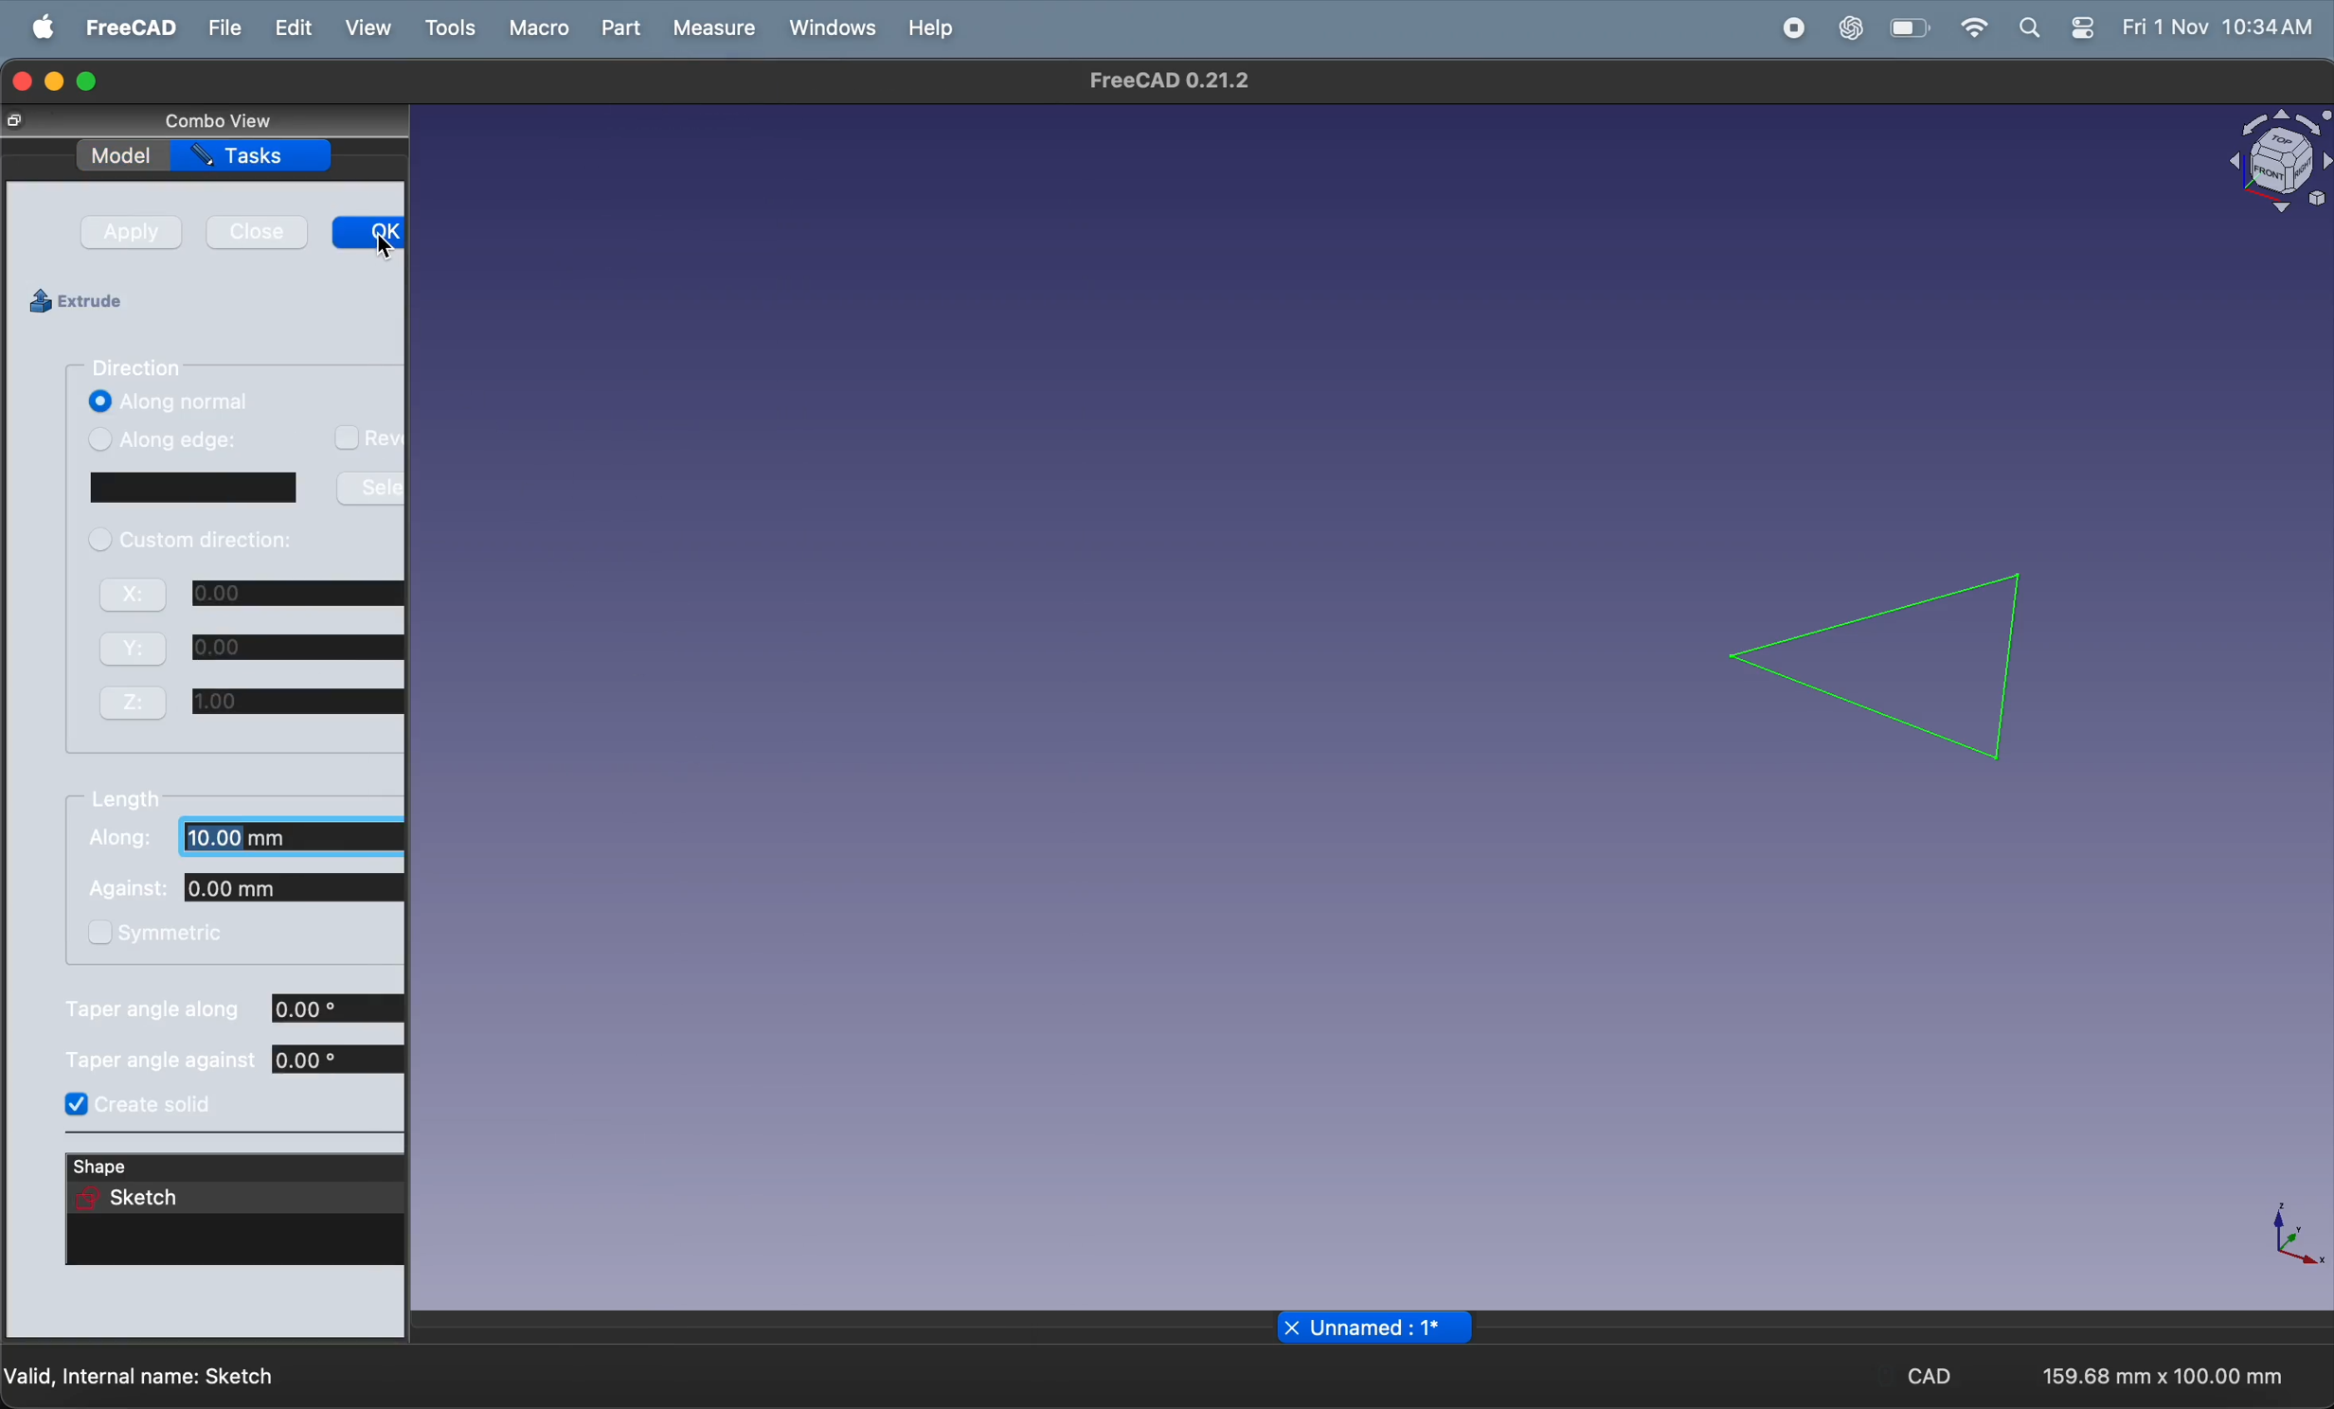  What do you see at coordinates (43, 302) in the screenshot?
I see `icon` at bounding box center [43, 302].